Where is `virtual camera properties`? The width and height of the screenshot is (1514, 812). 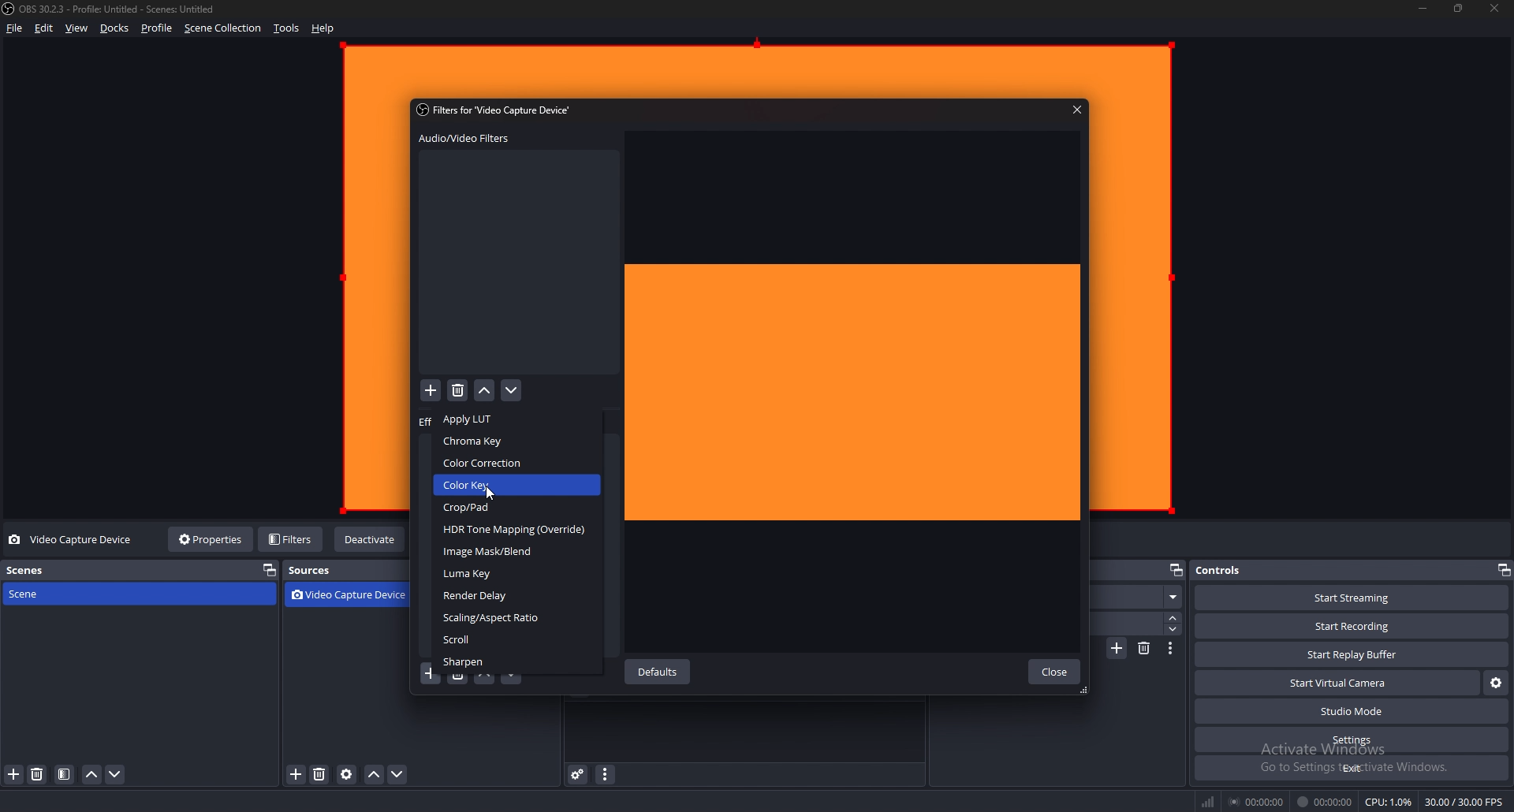 virtual camera properties is located at coordinates (1496, 683).